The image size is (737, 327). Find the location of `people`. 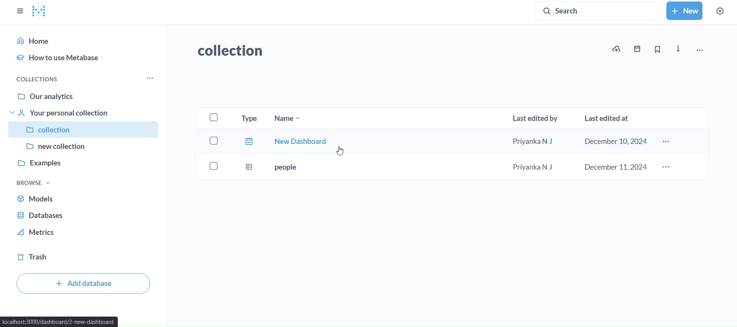

people is located at coordinates (285, 168).